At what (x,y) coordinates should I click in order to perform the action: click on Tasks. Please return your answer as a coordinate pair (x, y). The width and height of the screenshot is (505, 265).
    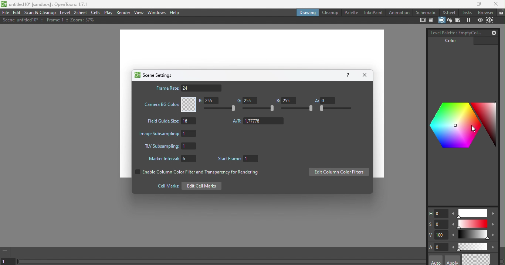
    Looking at the image, I should click on (467, 13).